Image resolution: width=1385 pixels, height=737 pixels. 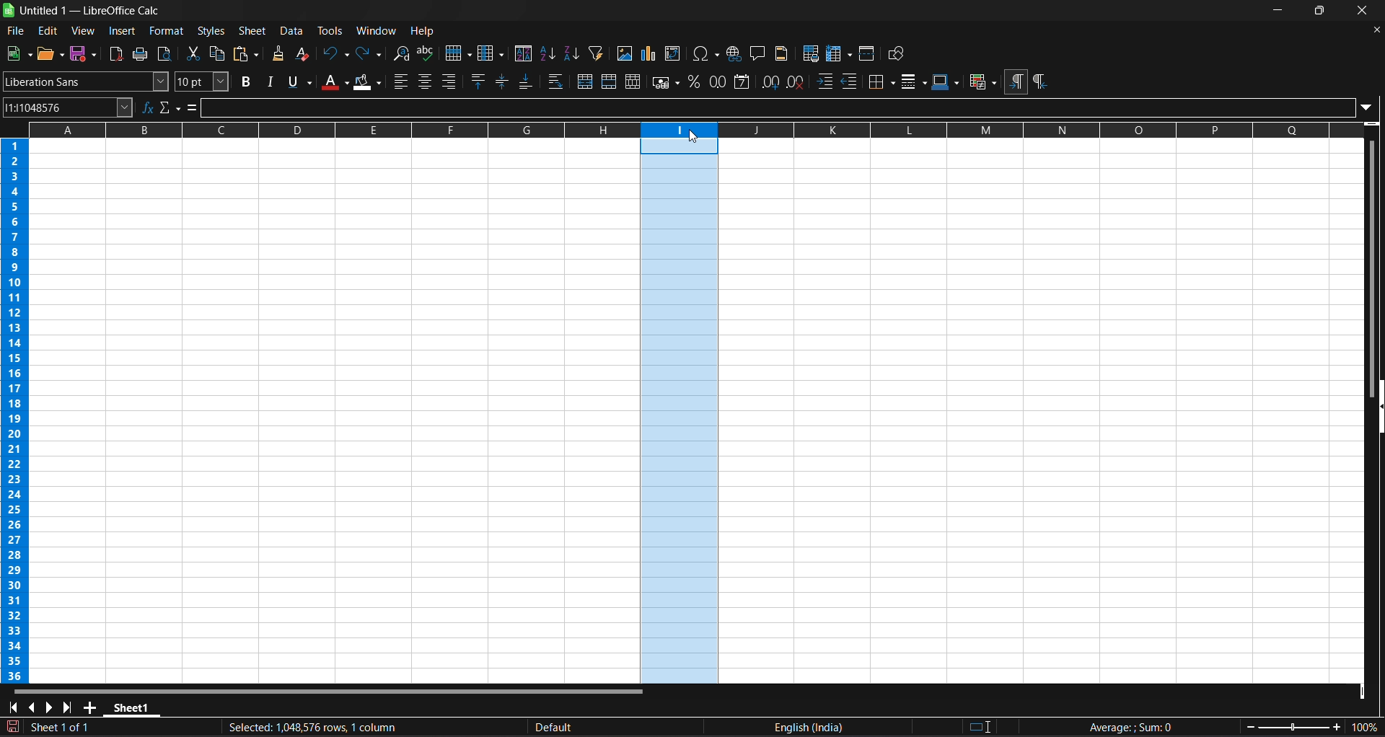 What do you see at coordinates (633, 82) in the screenshot?
I see `unmerge cells` at bounding box center [633, 82].